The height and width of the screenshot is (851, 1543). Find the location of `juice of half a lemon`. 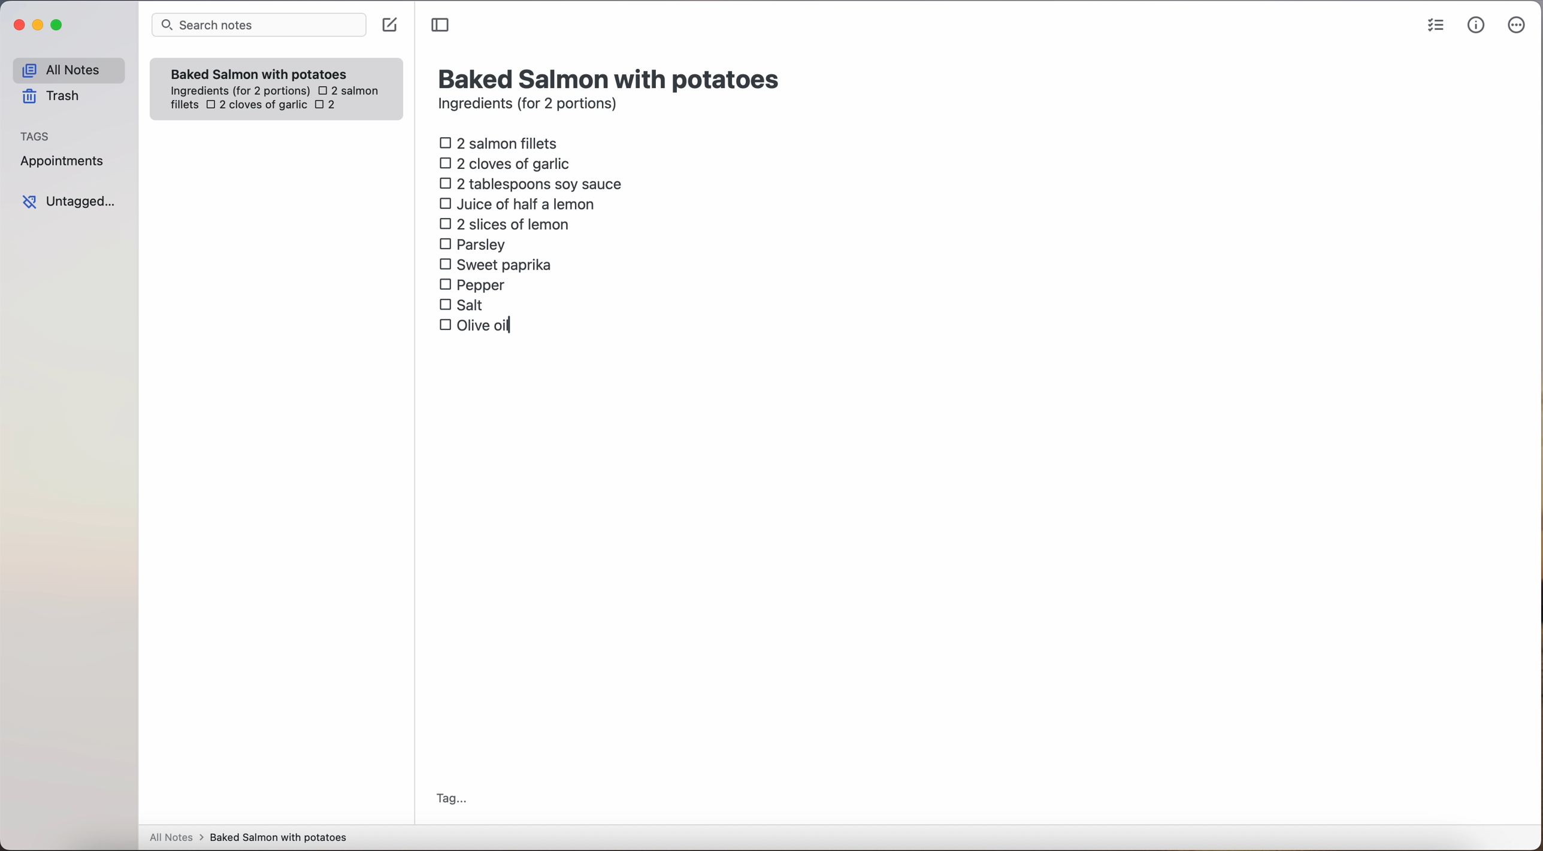

juice of half a lemon is located at coordinates (521, 204).